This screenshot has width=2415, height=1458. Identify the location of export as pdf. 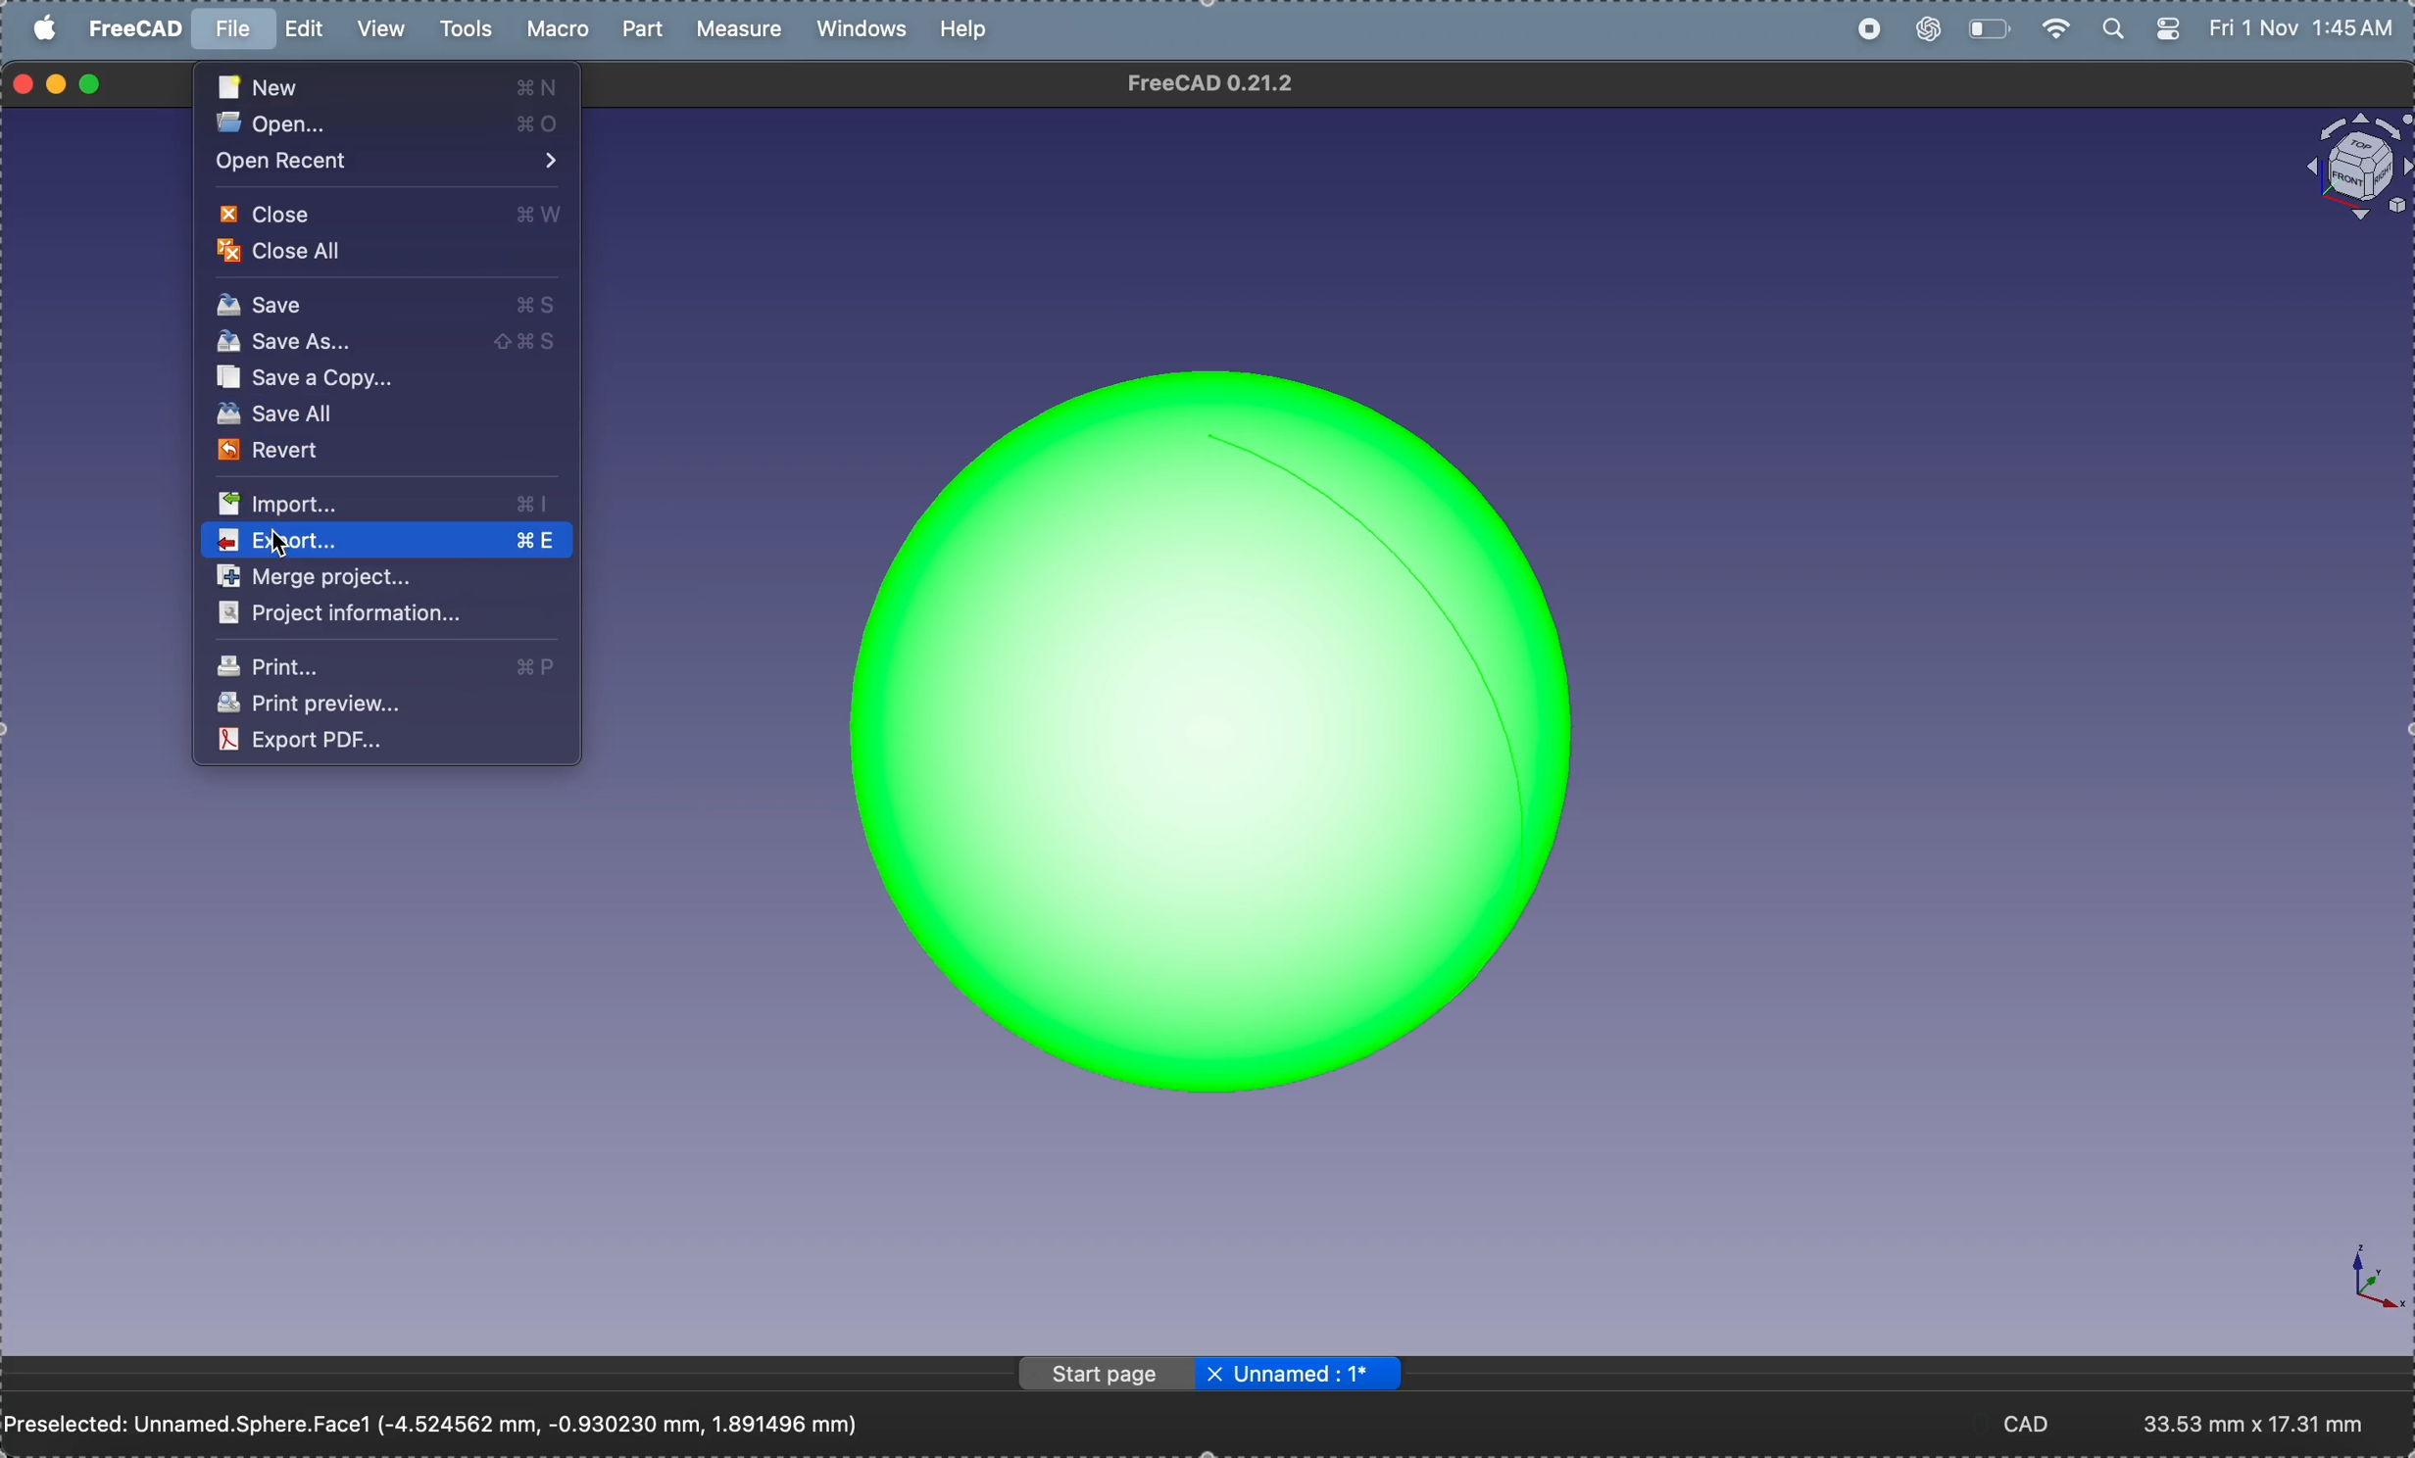
(398, 746).